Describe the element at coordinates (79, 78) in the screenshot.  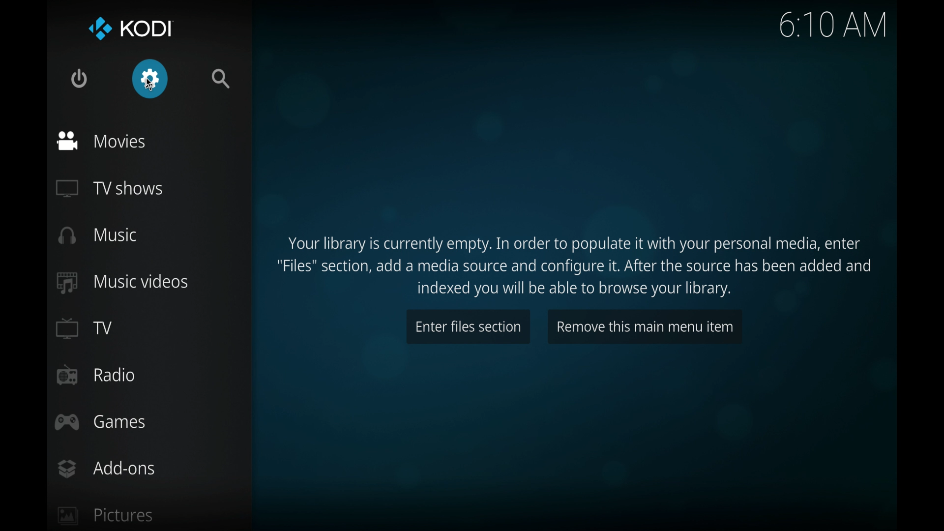
I see `quit kodi` at that location.